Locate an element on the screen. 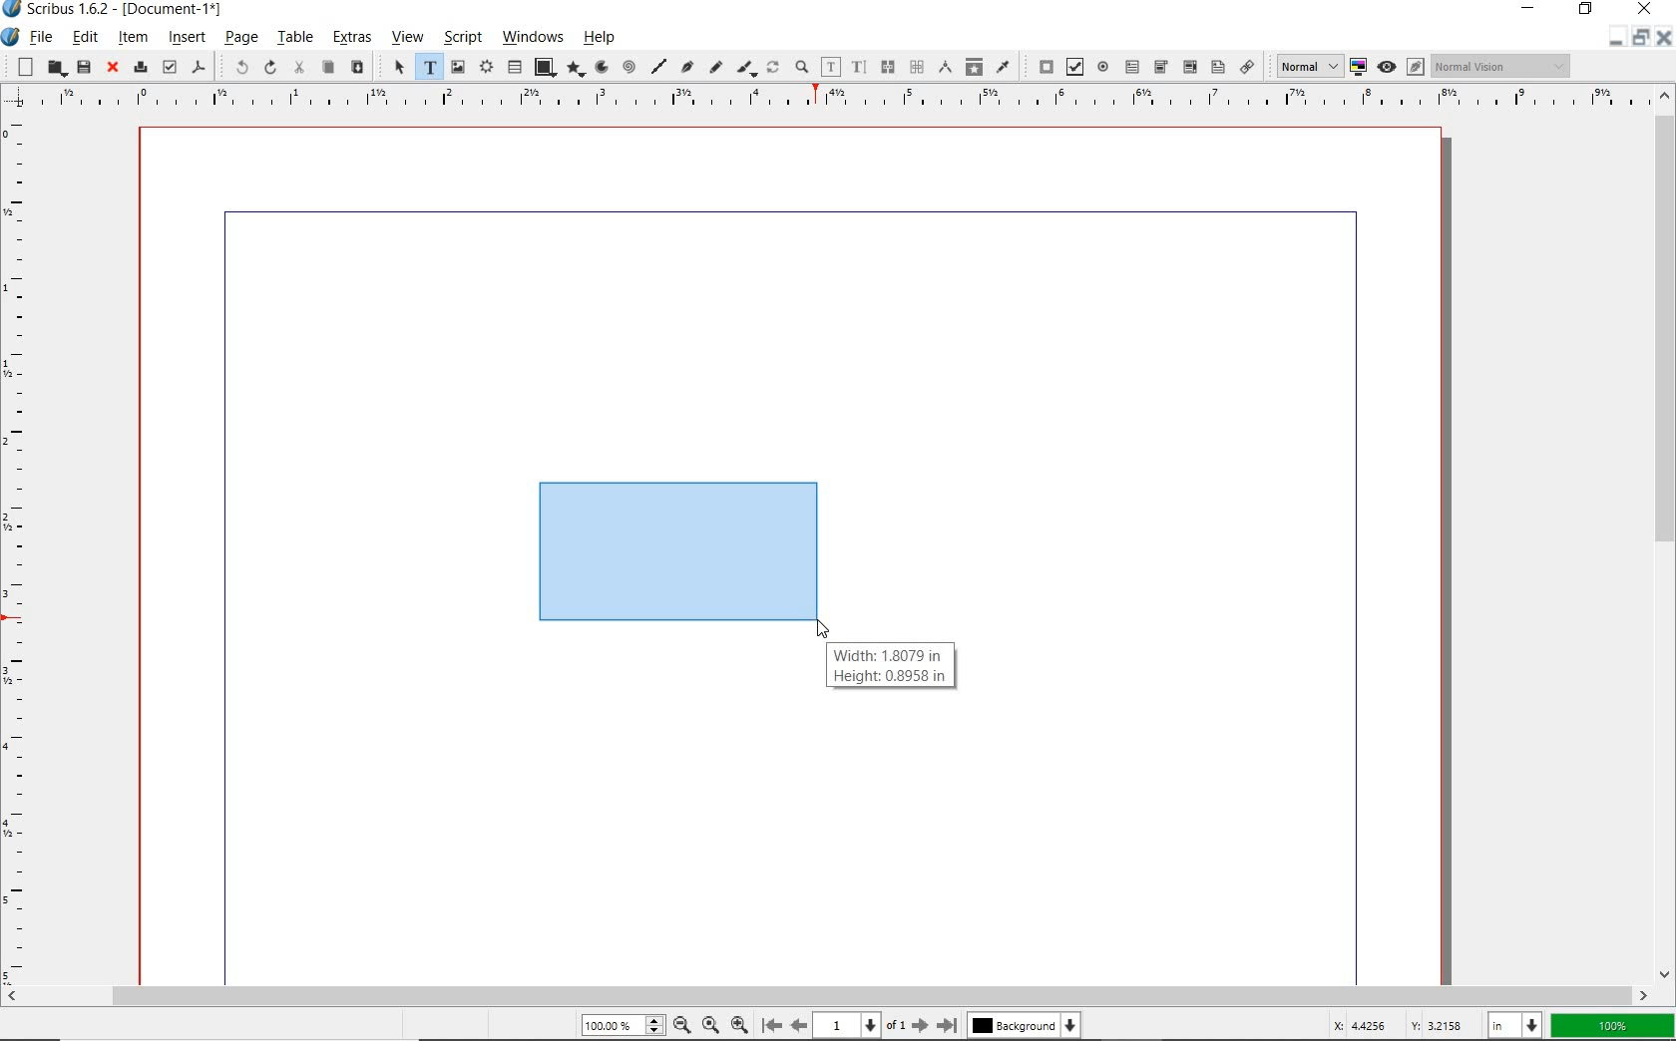 Image resolution: width=1676 pixels, height=1041 pixels. save is located at coordinates (82, 67).